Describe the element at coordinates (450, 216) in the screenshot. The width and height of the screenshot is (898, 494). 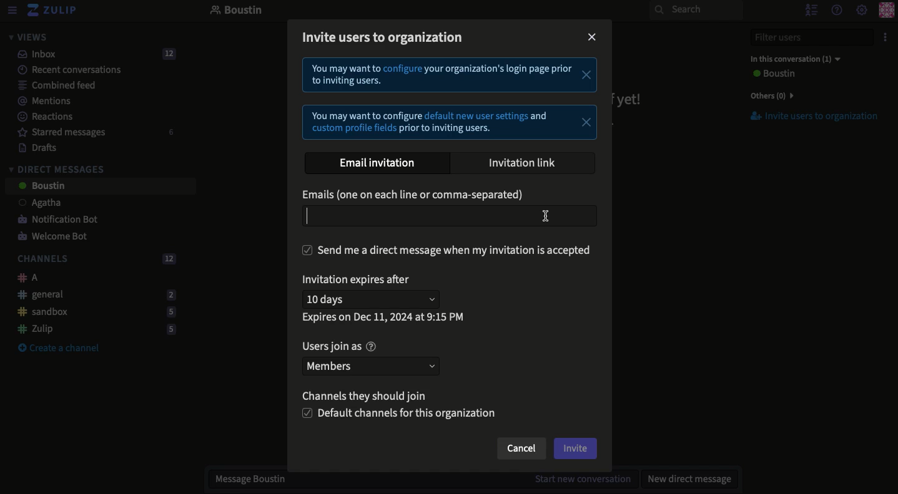
I see `Typing` at that location.